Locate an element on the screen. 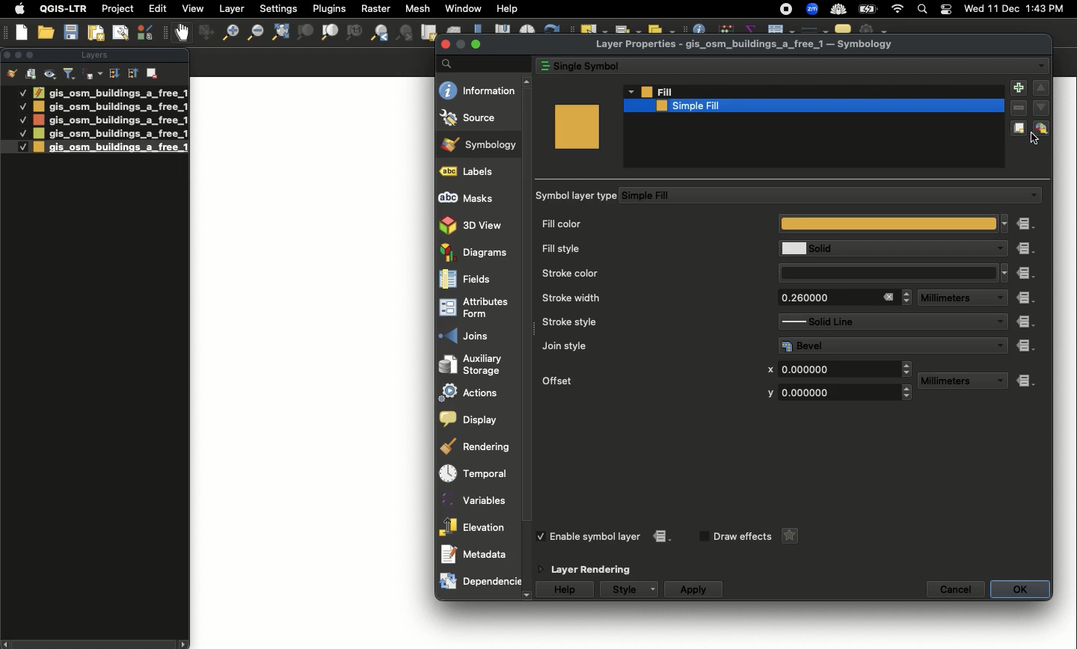 This screenshot has height=649, width=1077.  0.000000 is located at coordinates (837, 368).